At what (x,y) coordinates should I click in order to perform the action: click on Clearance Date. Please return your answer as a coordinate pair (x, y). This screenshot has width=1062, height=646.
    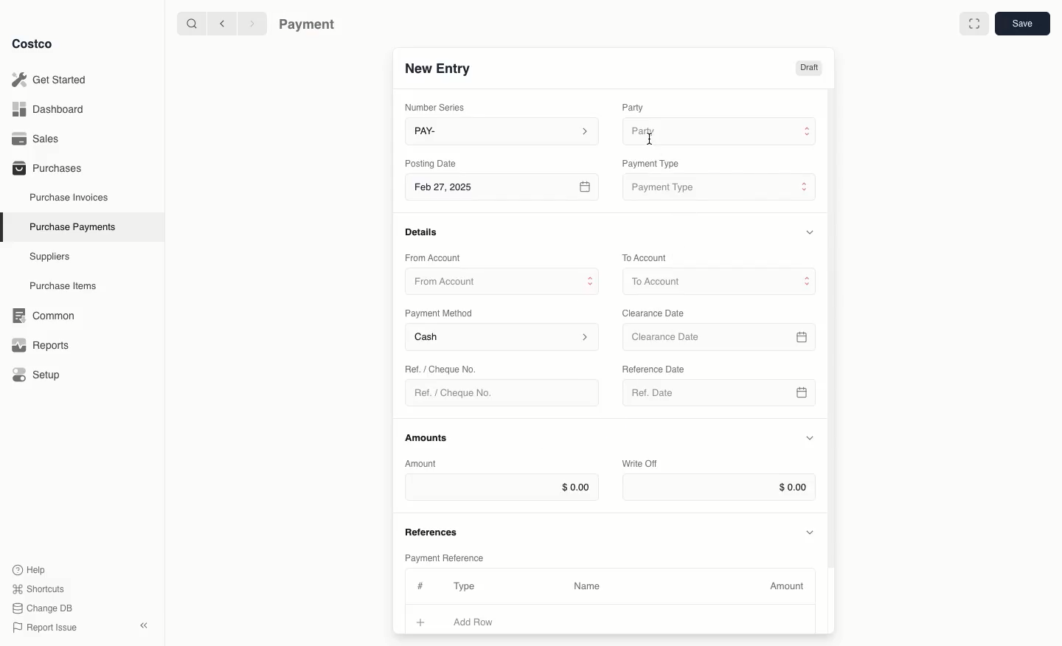
    Looking at the image, I should click on (721, 338).